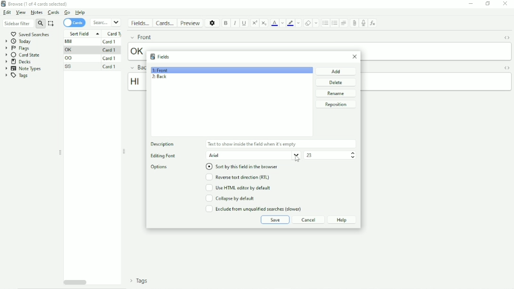 The image size is (514, 289). Describe the element at coordinates (336, 104) in the screenshot. I see `Reposition` at that location.